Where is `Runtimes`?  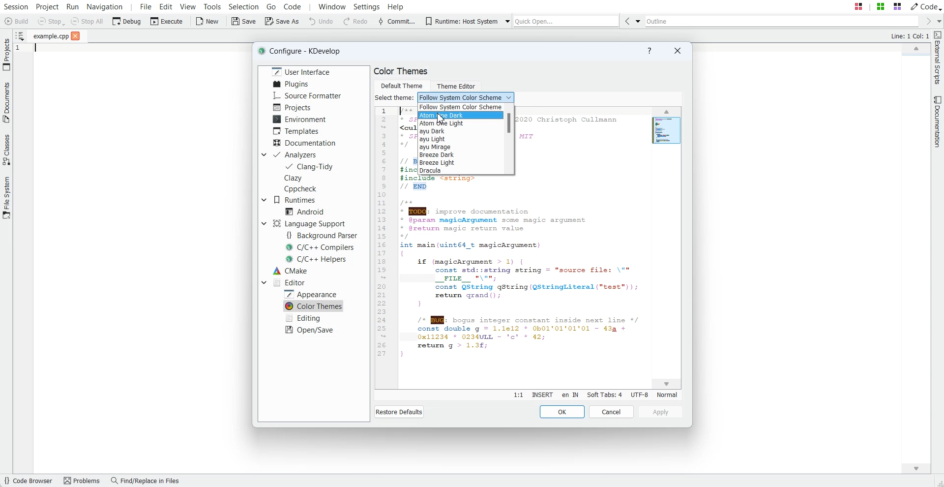
Runtimes is located at coordinates (298, 200).